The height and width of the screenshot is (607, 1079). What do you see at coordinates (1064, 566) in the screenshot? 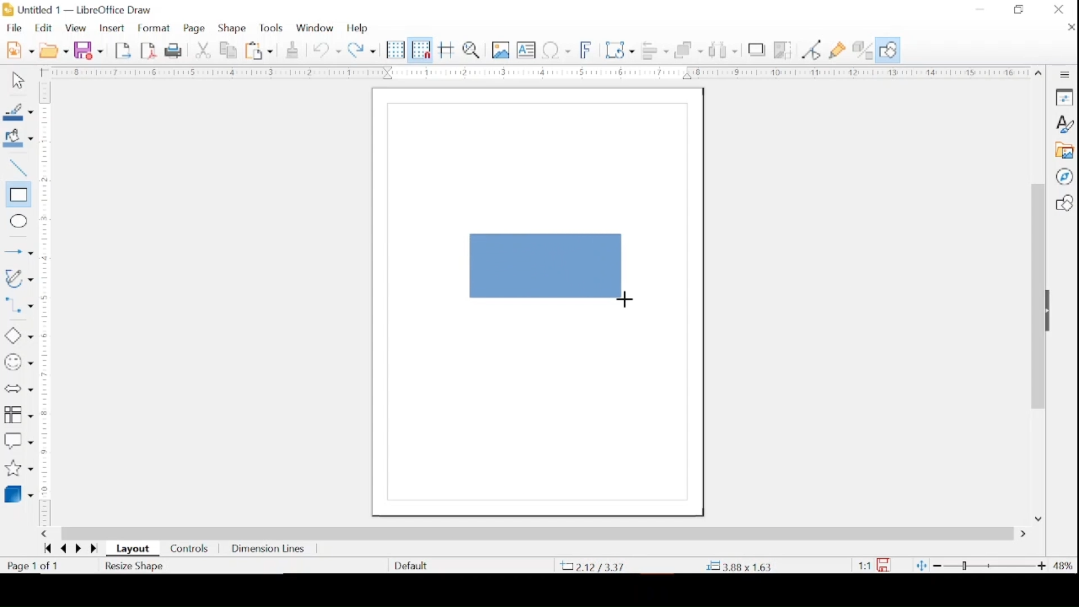
I see `zoom level` at bounding box center [1064, 566].